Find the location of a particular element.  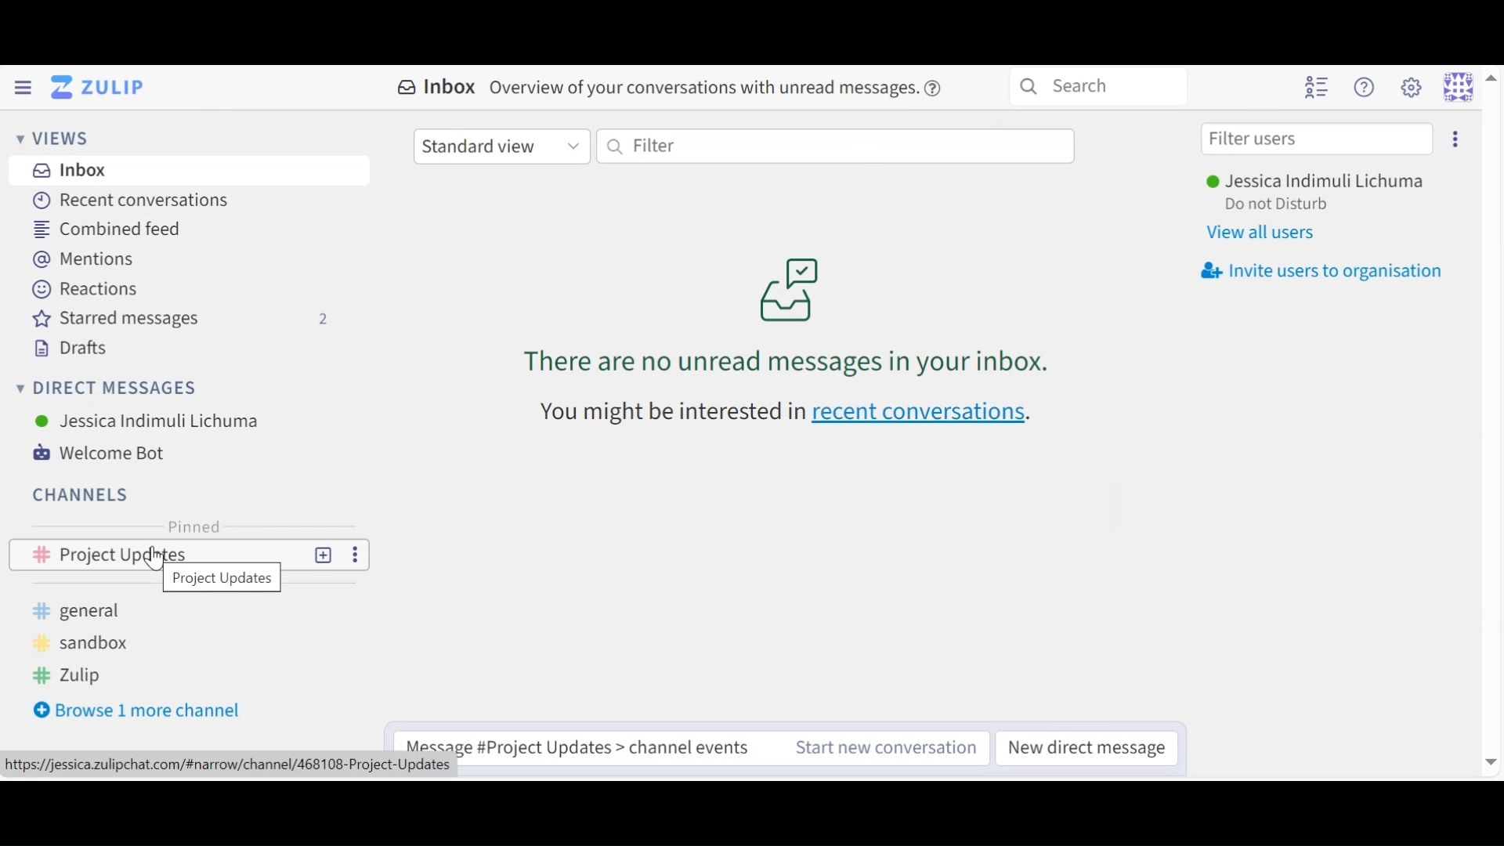

User is located at coordinates (154, 422).